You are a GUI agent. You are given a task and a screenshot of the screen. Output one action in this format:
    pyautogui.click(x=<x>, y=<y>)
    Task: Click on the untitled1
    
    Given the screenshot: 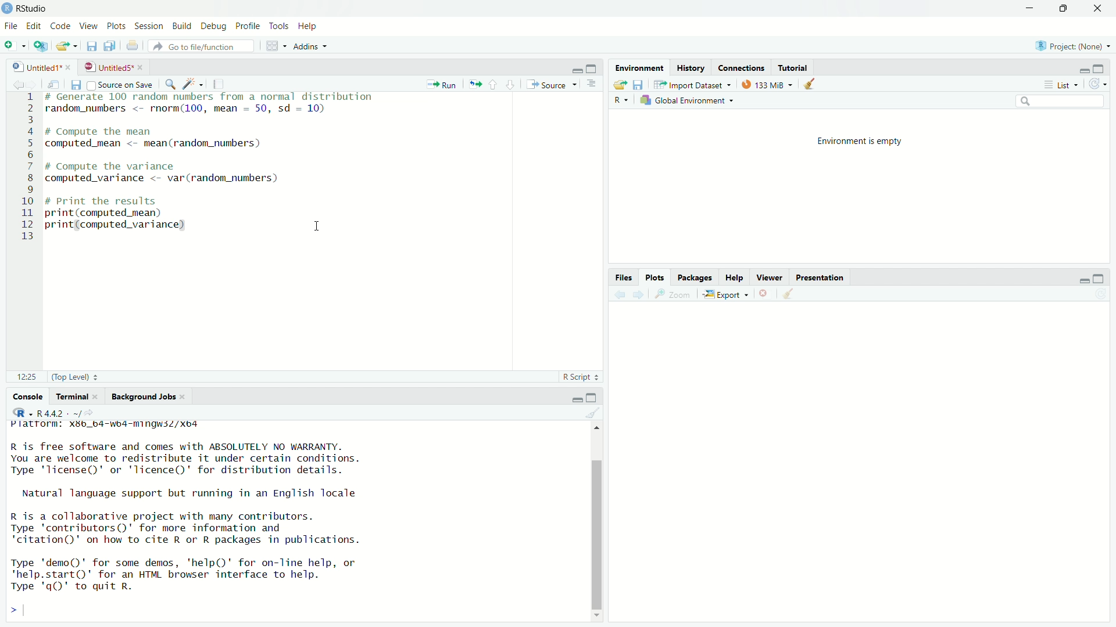 What is the action you would take?
    pyautogui.click(x=30, y=66)
    